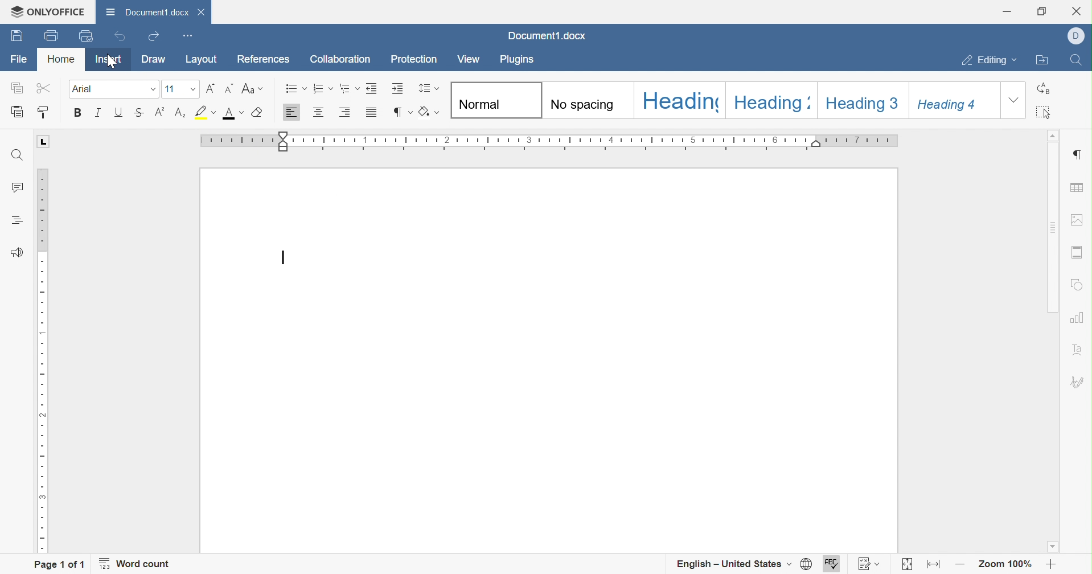 Image resolution: width=1092 pixels, height=574 pixels. I want to click on Font size, so click(179, 88).